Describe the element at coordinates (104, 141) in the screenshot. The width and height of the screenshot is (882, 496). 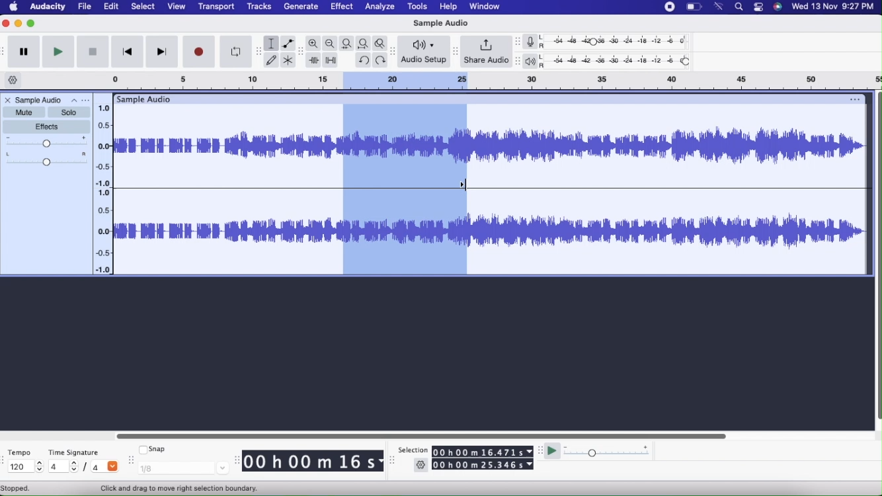
I see `audio level` at that location.